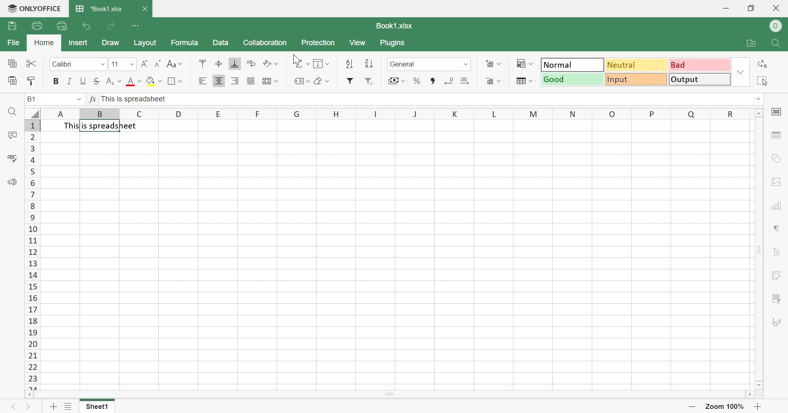 Image resolution: width=788 pixels, height=413 pixels. Describe the element at coordinates (724, 406) in the screenshot. I see `Zoom 100%` at that location.